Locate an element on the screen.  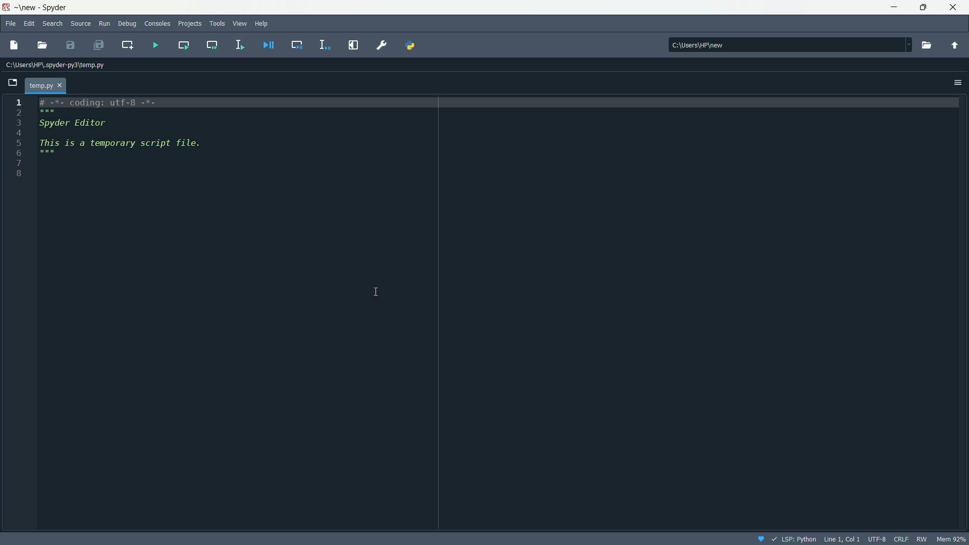
Save file (Ctrl + S) is located at coordinates (71, 45).